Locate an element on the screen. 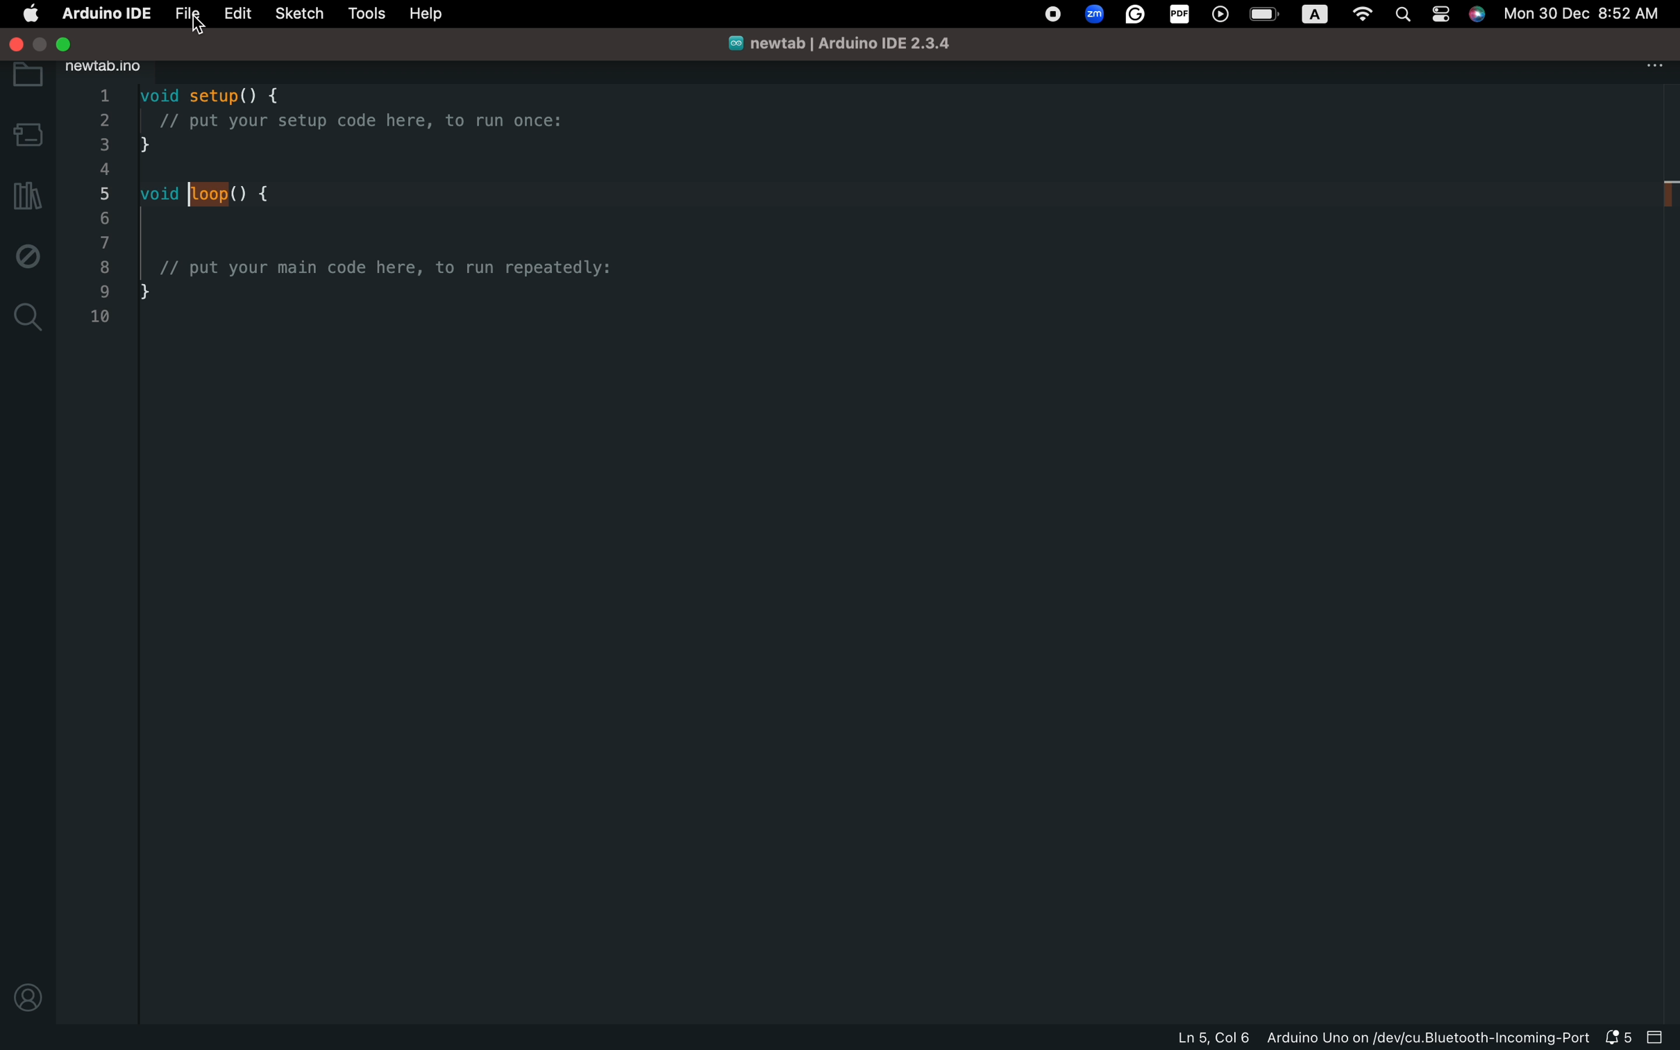 Image resolution: width=1680 pixels, height=1050 pixels. control center is located at coordinates (1442, 13).